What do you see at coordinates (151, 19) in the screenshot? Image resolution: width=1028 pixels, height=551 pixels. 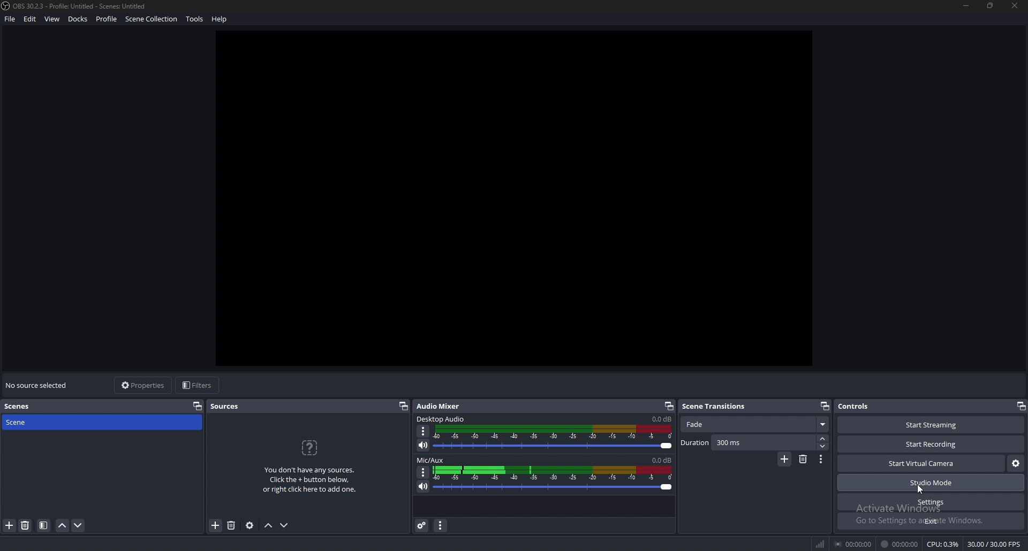 I see `scene collection` at bounding box center [151, 19].